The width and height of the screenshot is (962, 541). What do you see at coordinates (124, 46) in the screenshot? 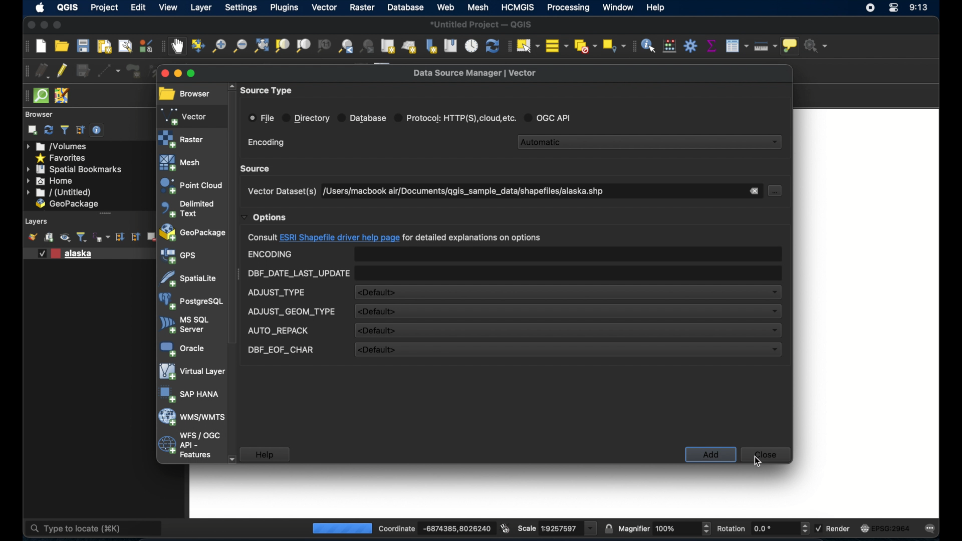
I see `show layout manager` at bounding box center [124, 46].